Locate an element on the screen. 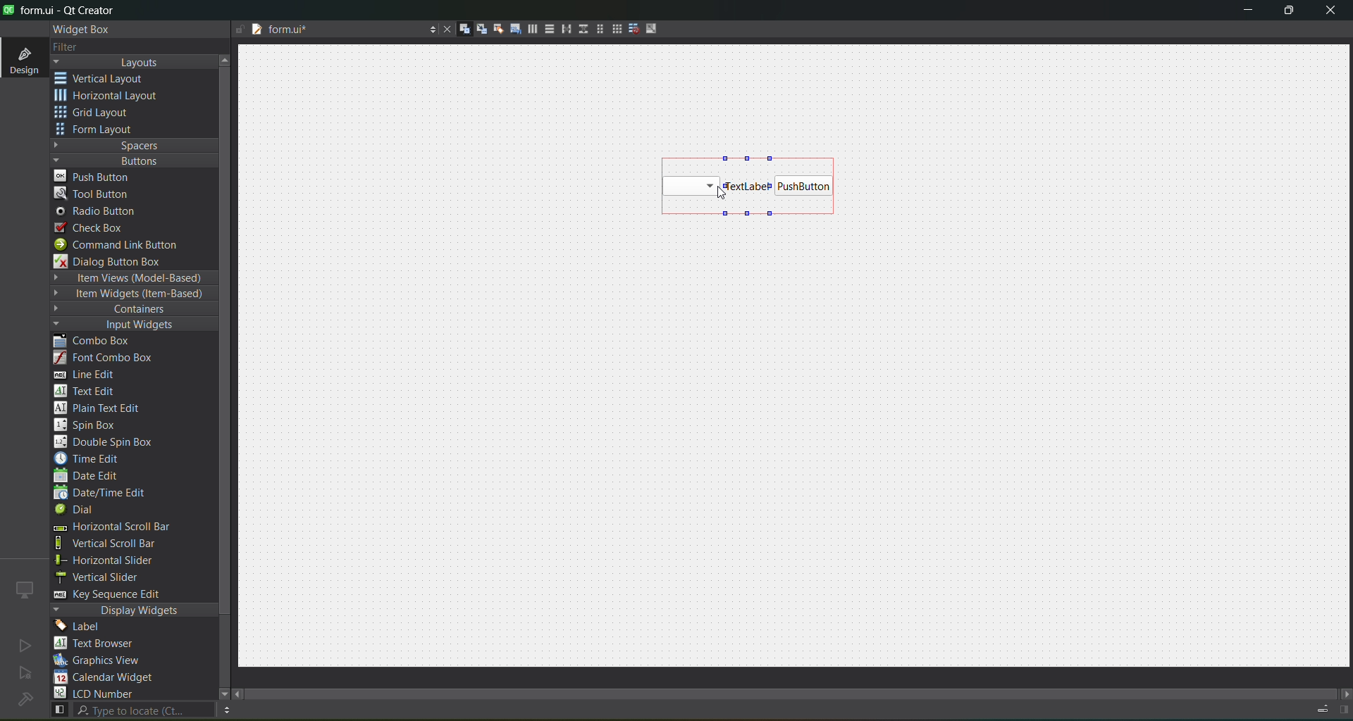 The width and height of the screenshot is (1353, 721). maximize is located at coordinates (1290, 13).